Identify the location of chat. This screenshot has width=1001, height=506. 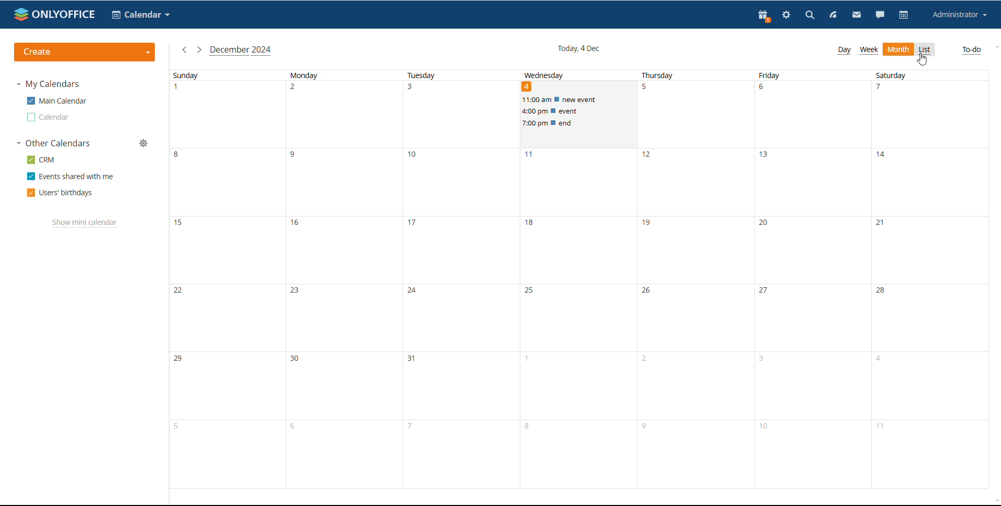
(880, 16).